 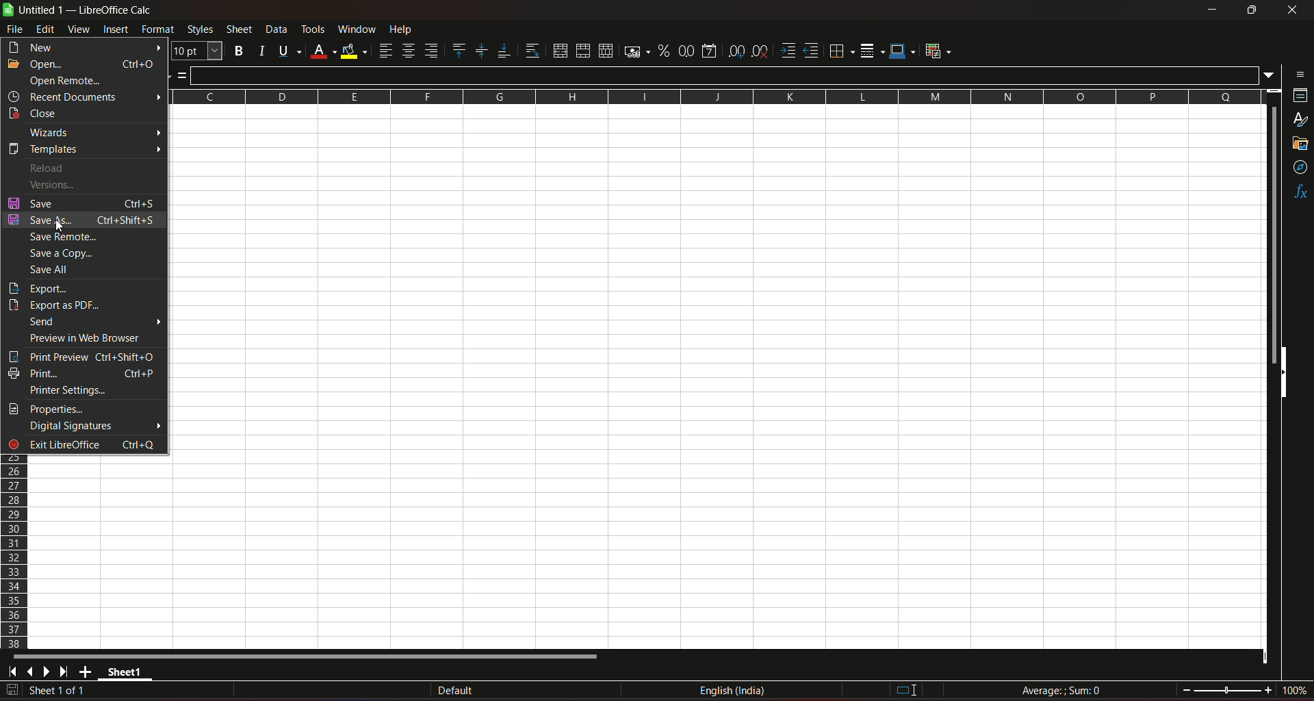 I want to click on properties, so click(x=50, y=409).